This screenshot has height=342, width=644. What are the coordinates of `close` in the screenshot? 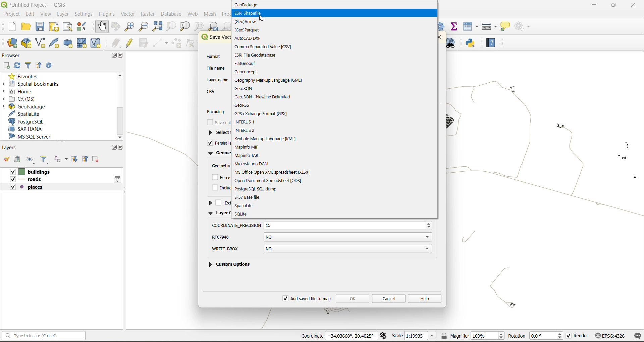 It's located at (121, 148).